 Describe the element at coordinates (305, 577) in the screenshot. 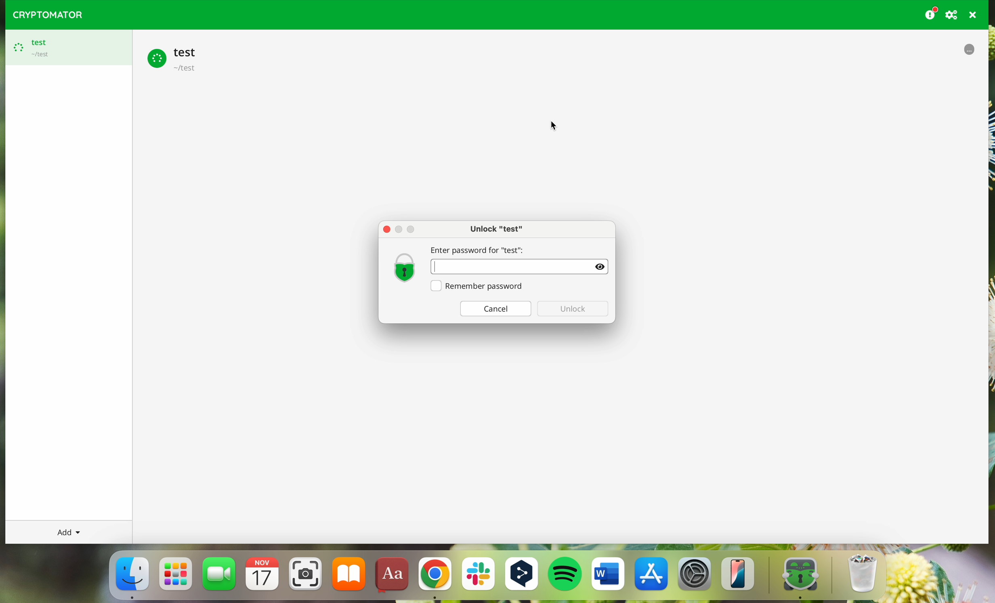

I see `screenshot` at that location.